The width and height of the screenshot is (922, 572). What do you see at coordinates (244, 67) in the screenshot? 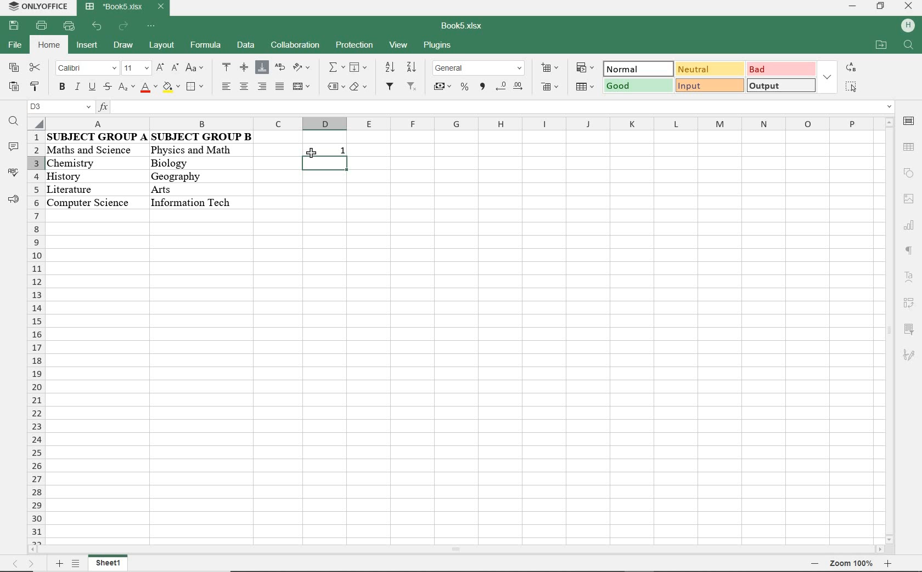
I see `align middle` at bounding box center [244, 67].